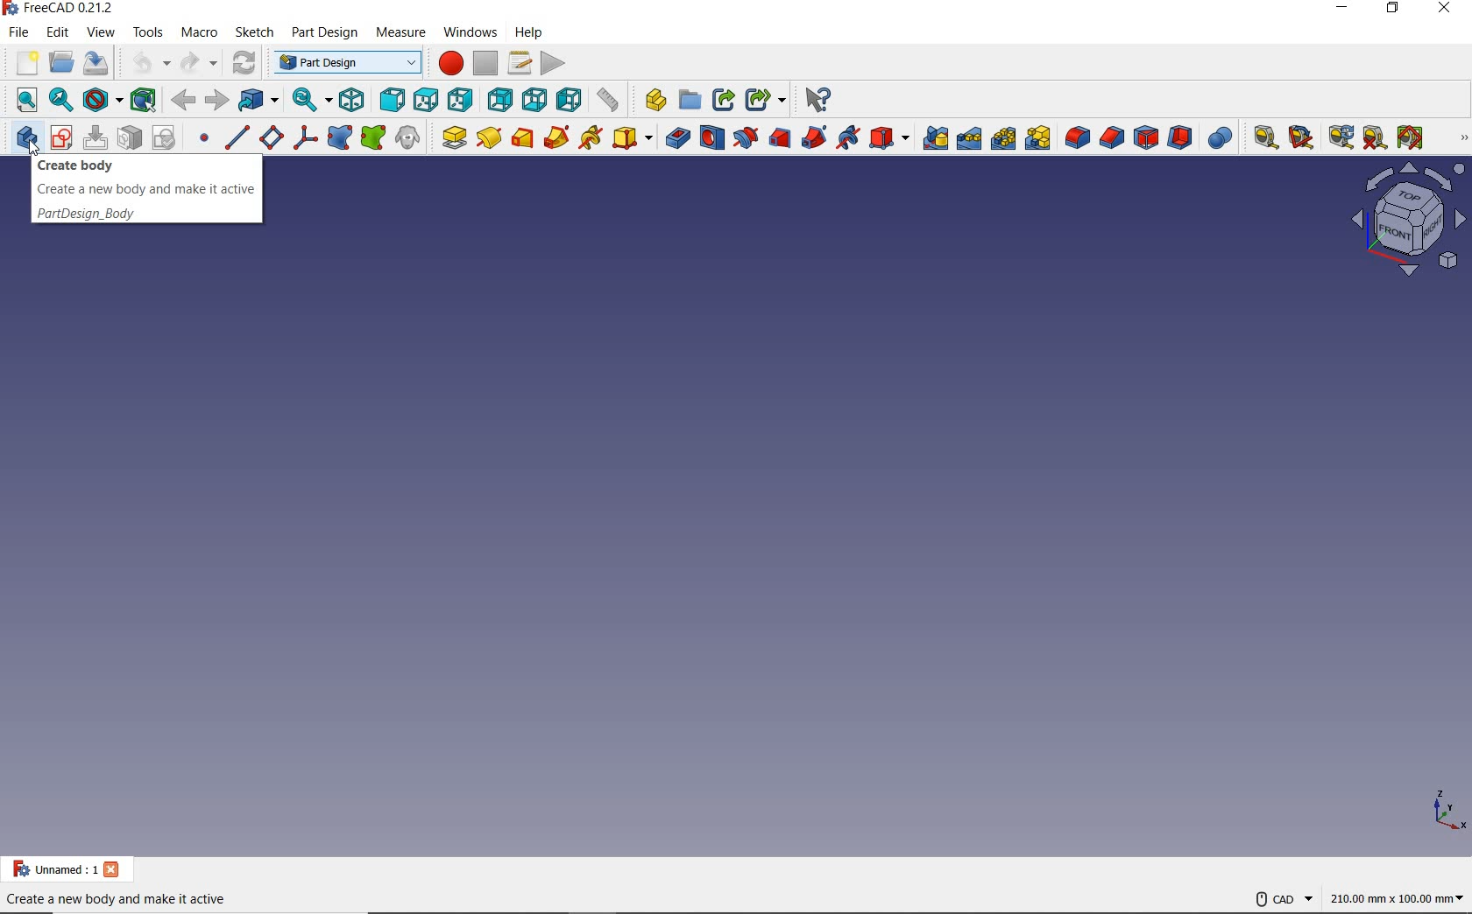 The width and height of the screenshot is (1472, 914). What do you see at coordinates (197, 60) in the screenshot?
I see `redo` at bounding box center [197, 60].